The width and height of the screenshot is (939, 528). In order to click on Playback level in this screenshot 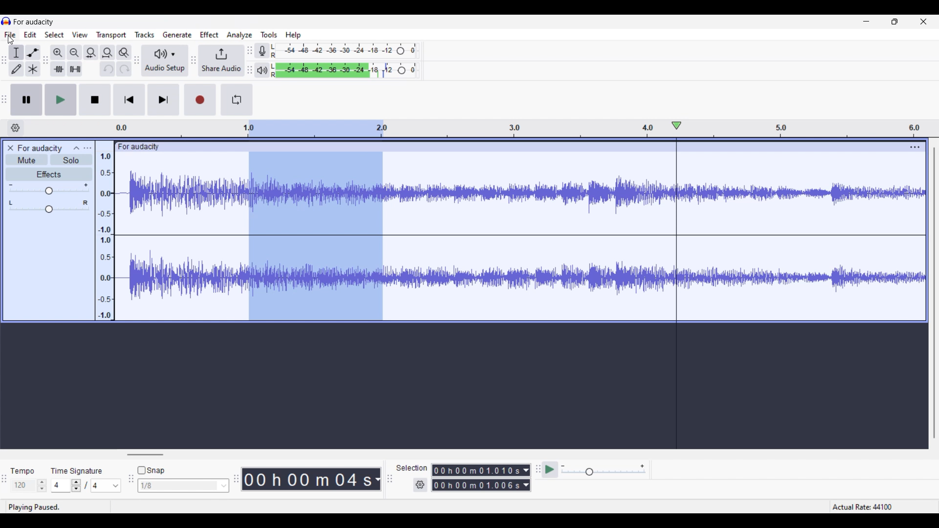, I will do `click(345, 70)`.